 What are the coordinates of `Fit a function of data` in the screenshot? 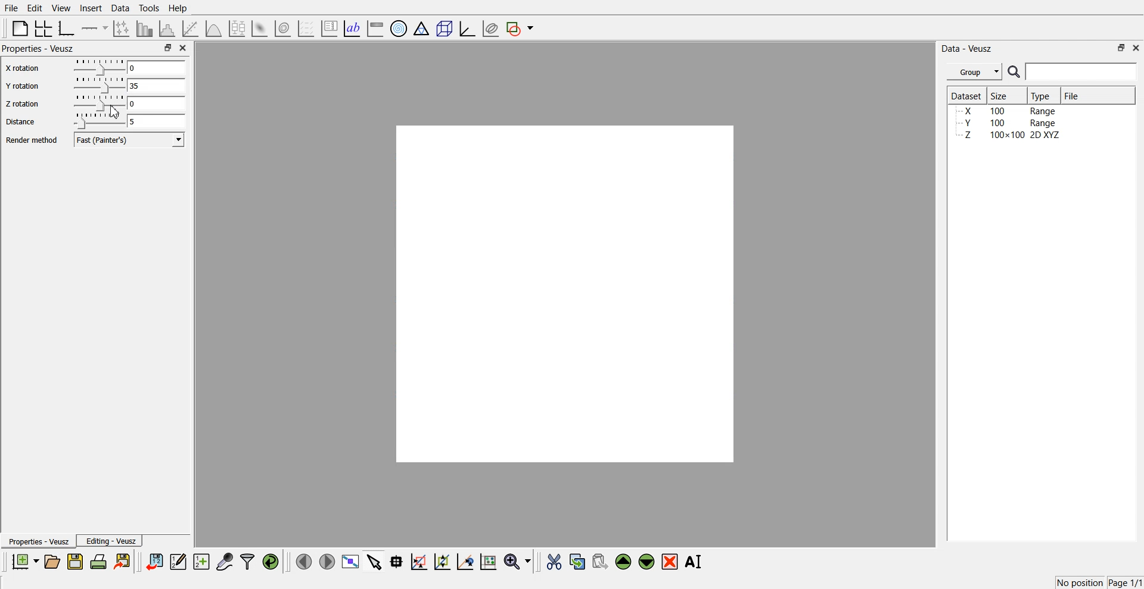 It's located at (189, 29).